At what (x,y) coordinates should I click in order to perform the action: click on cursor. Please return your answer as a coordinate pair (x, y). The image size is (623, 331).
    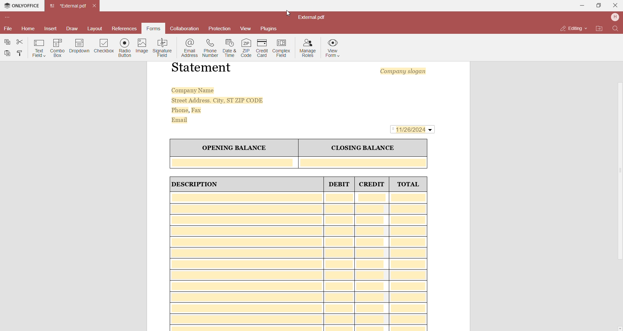
    Looking at the image, I should click on (289, 13).